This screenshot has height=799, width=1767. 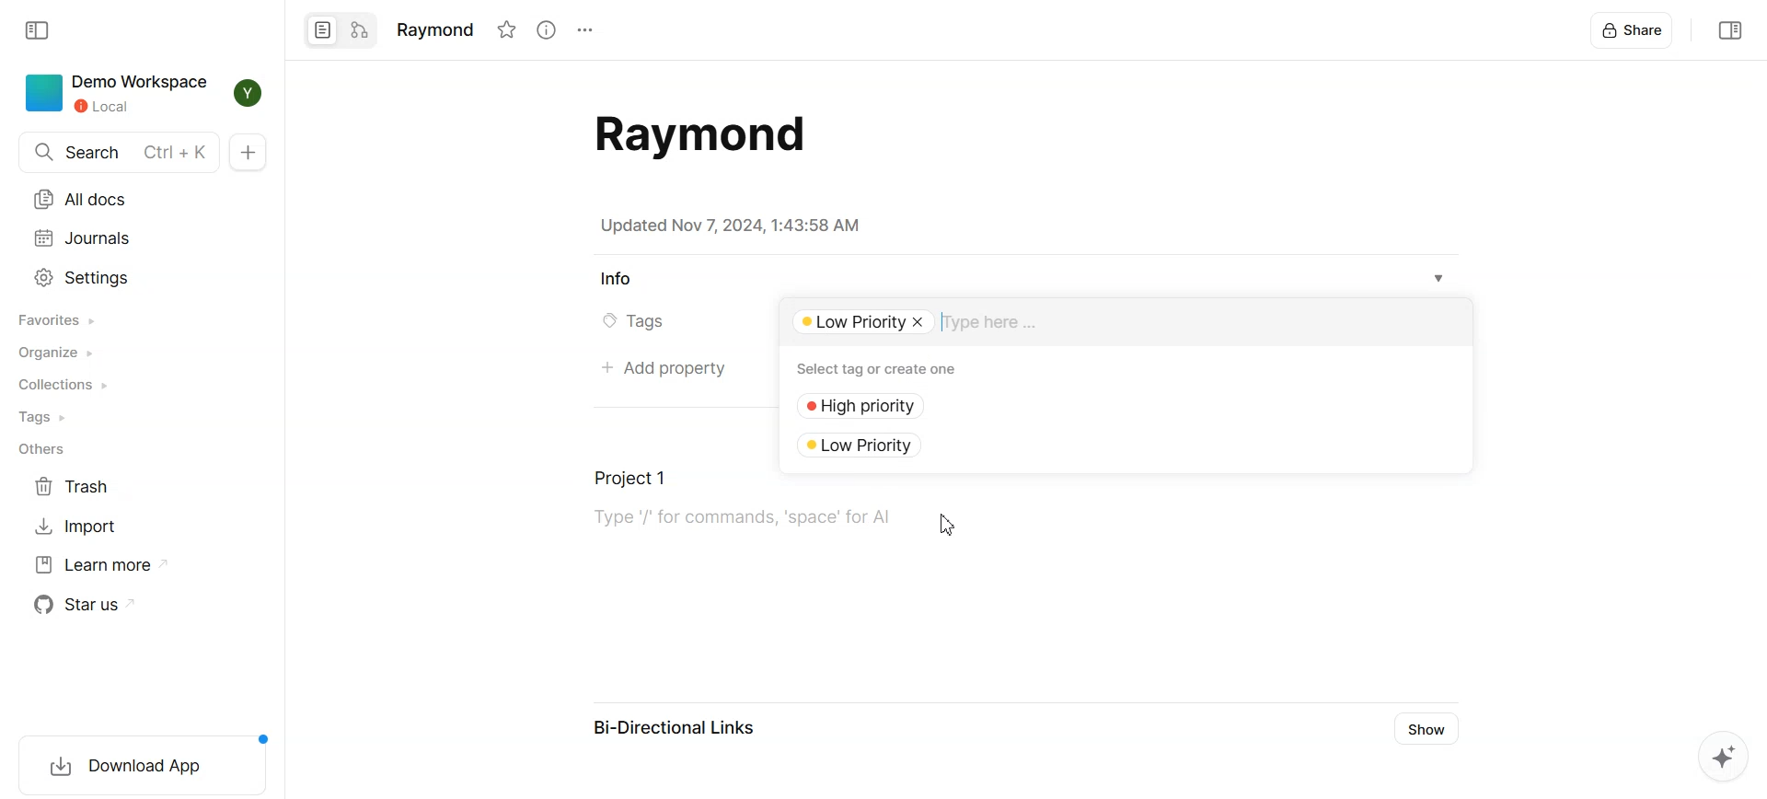 I want to click on Delete tag, so click(x=921, y=322).